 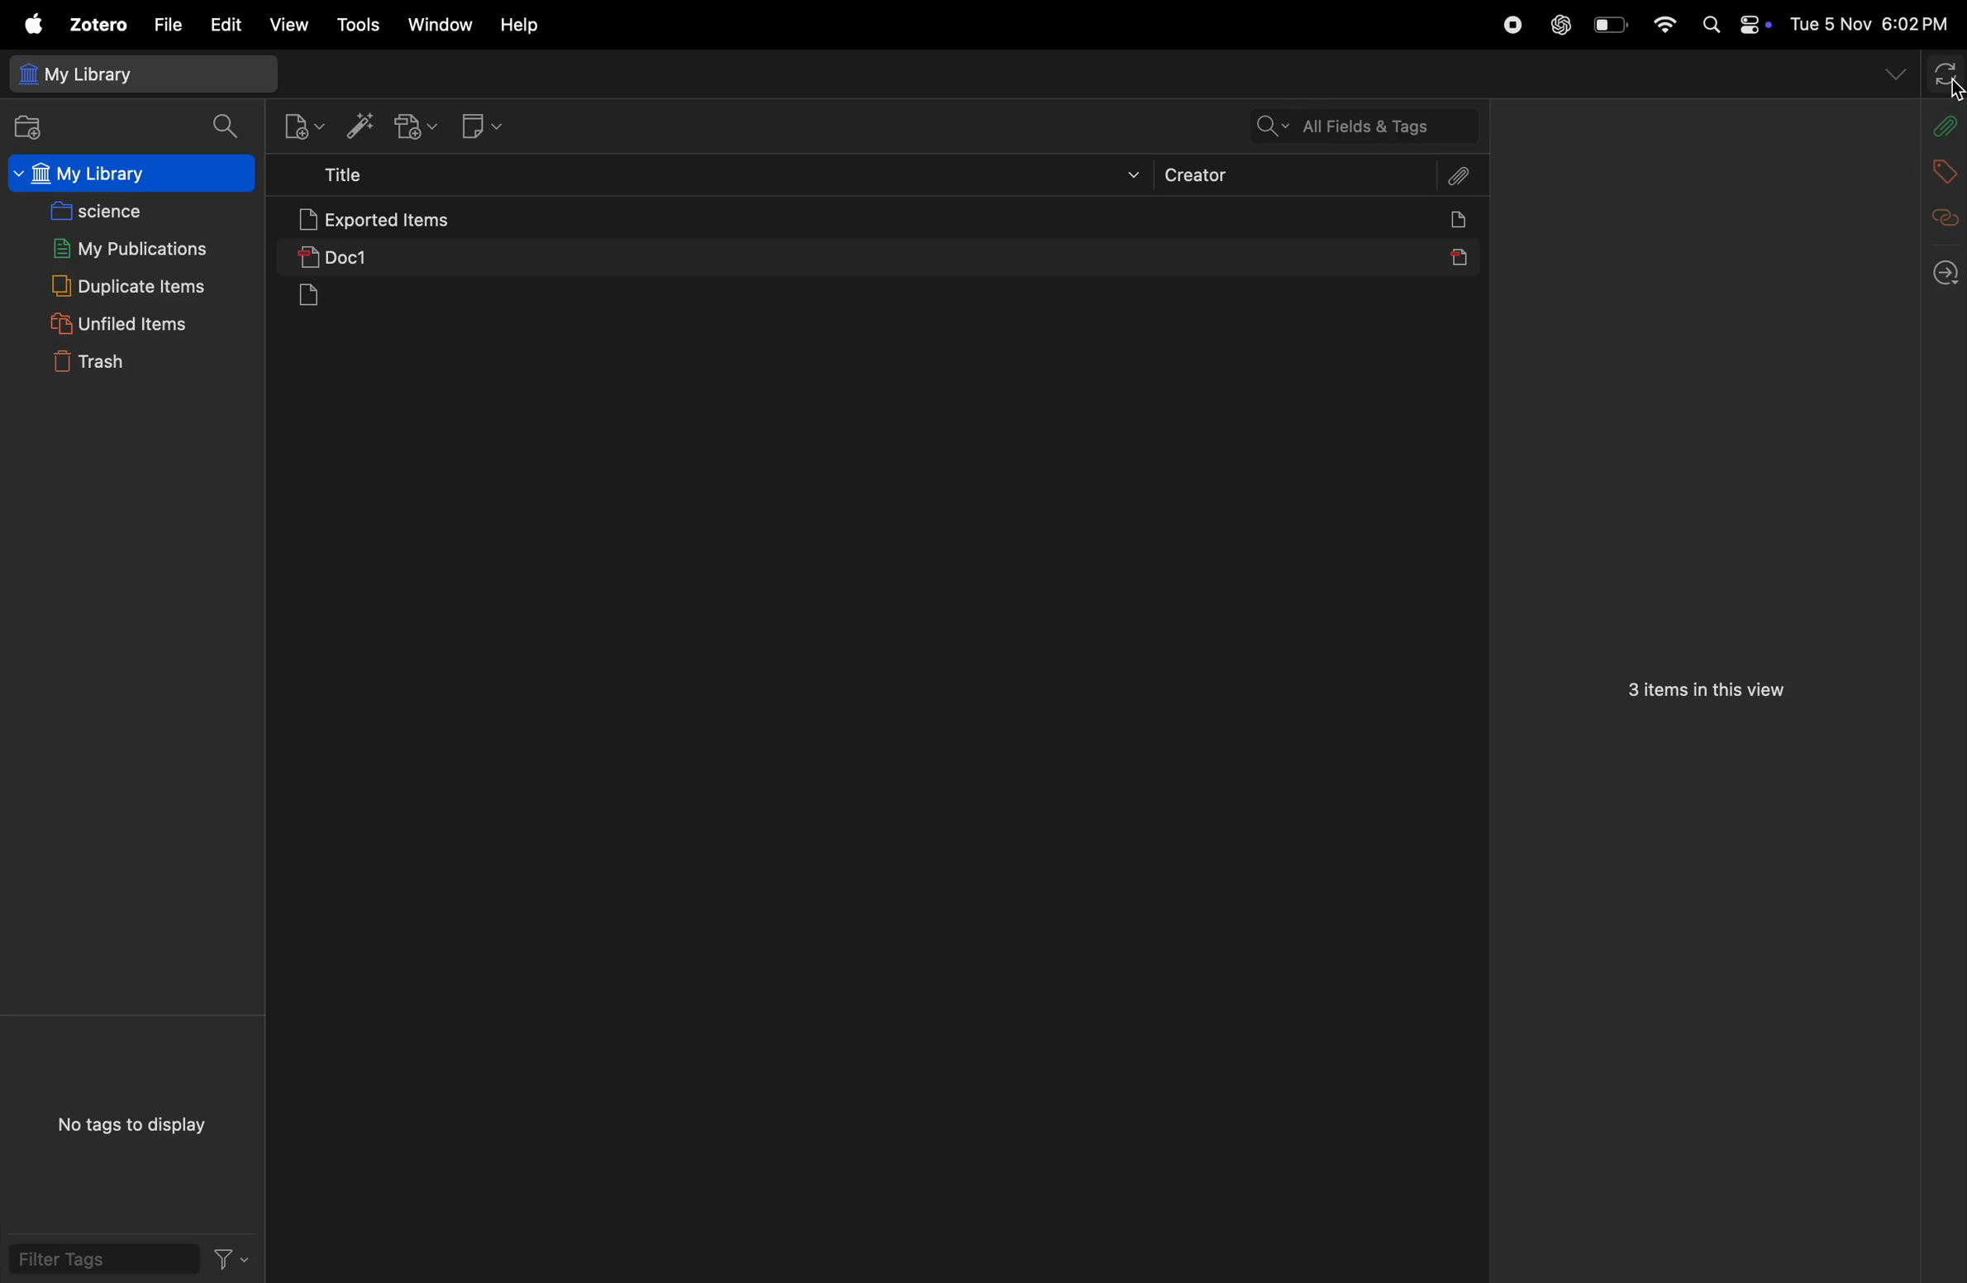 I want to click on science, so click(x=103, y=211).